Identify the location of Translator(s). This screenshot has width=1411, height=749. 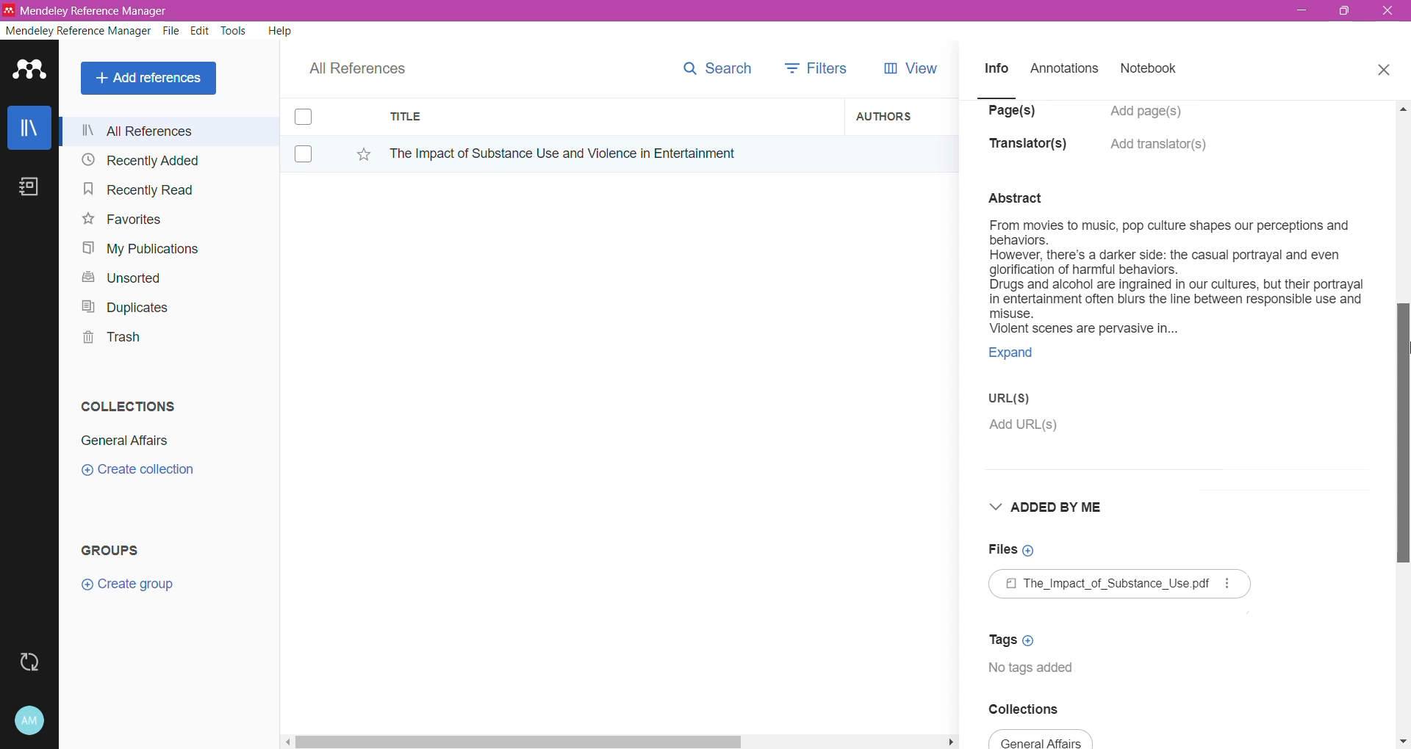
(1033, 145).